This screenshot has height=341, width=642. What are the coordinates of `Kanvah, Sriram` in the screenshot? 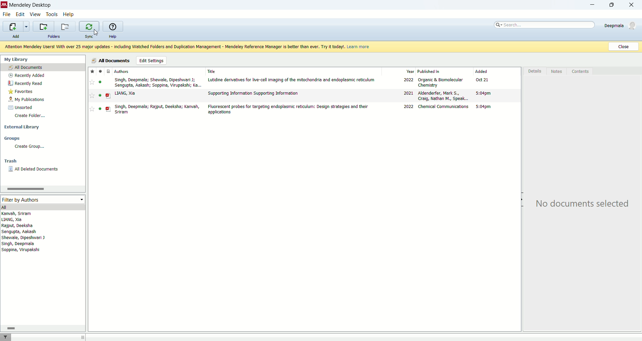 It's located at (17, 214).